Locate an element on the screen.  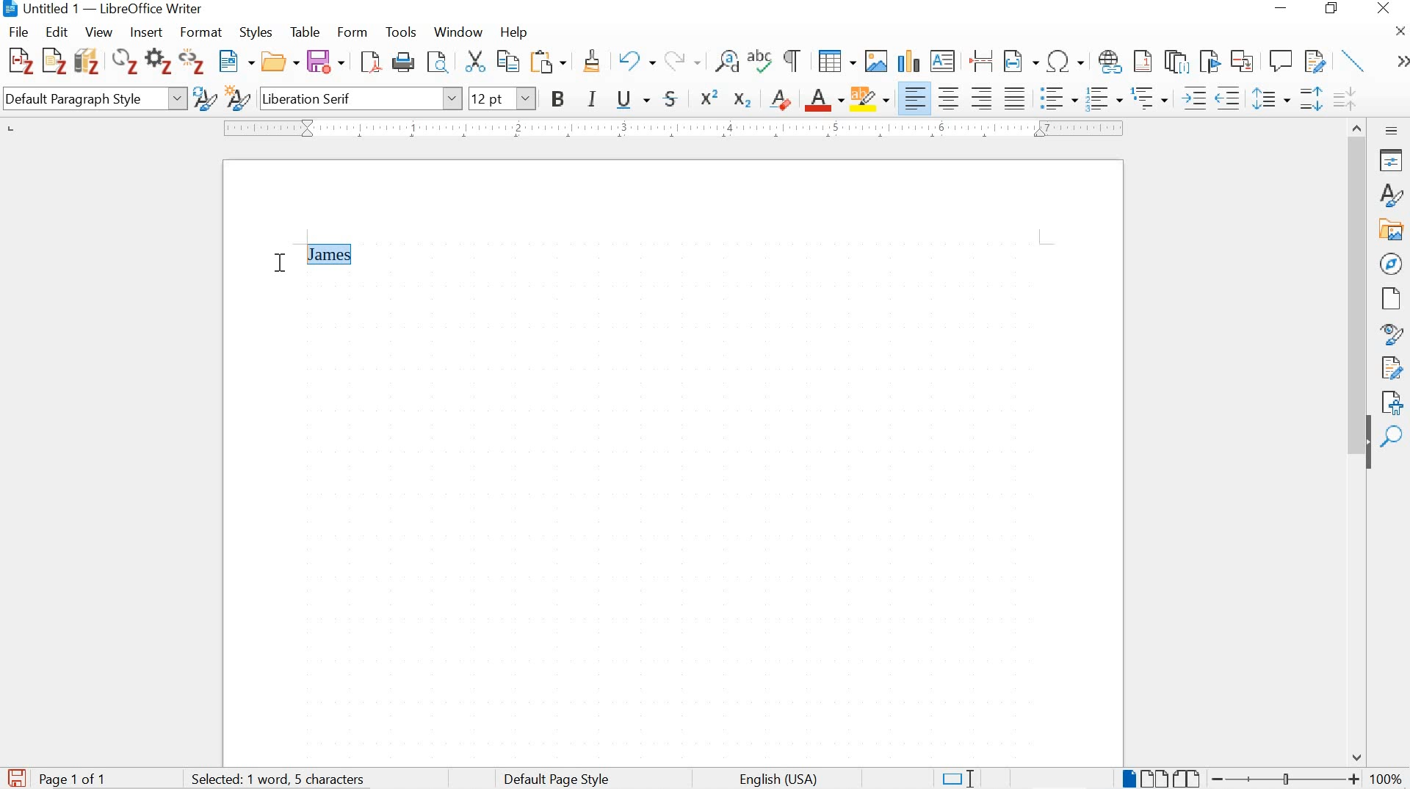
save is located at coordinates (325, 62).